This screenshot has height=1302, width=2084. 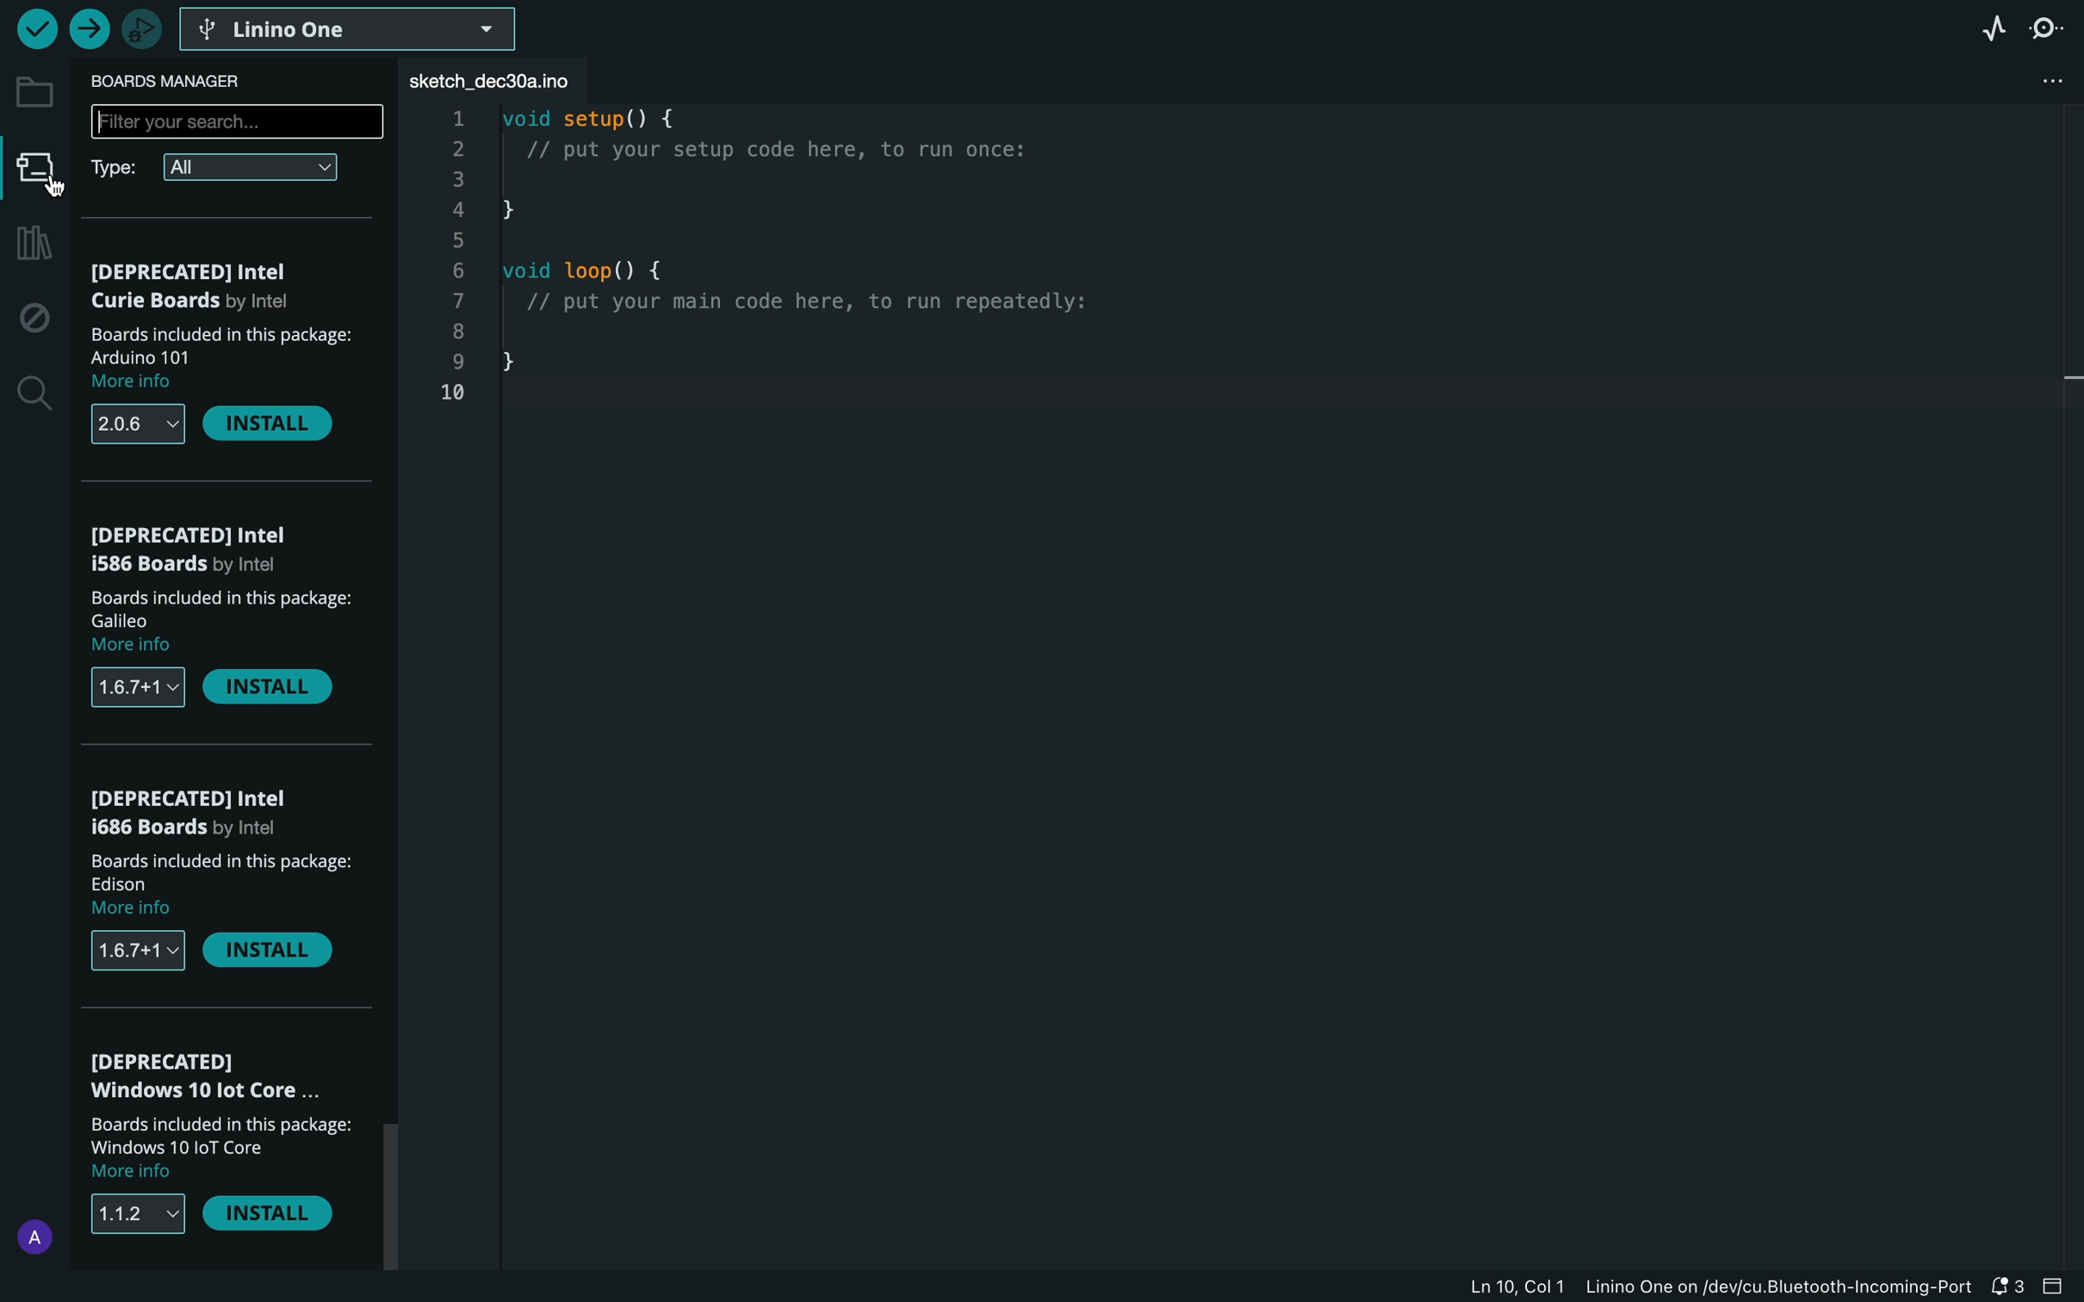 What do you see at coordinates (38, 187) in the screenshot?
I see `cursor` at bounding box center [38, 187].